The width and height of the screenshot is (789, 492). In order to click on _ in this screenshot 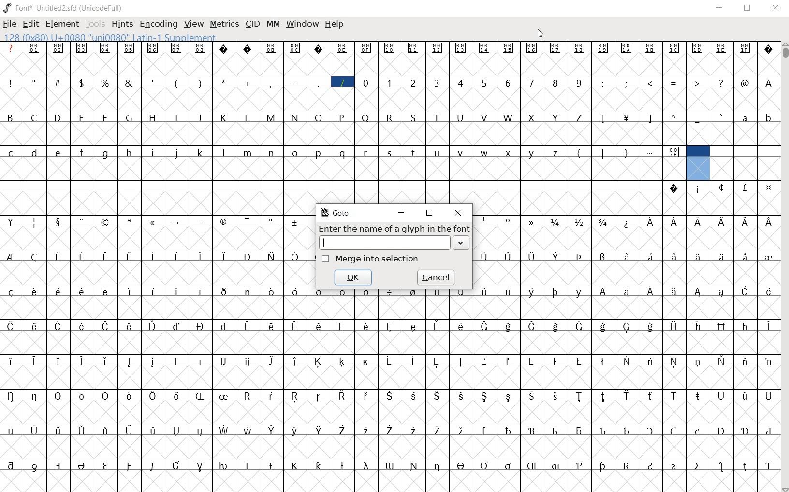, I will do `click(698, 118)`.